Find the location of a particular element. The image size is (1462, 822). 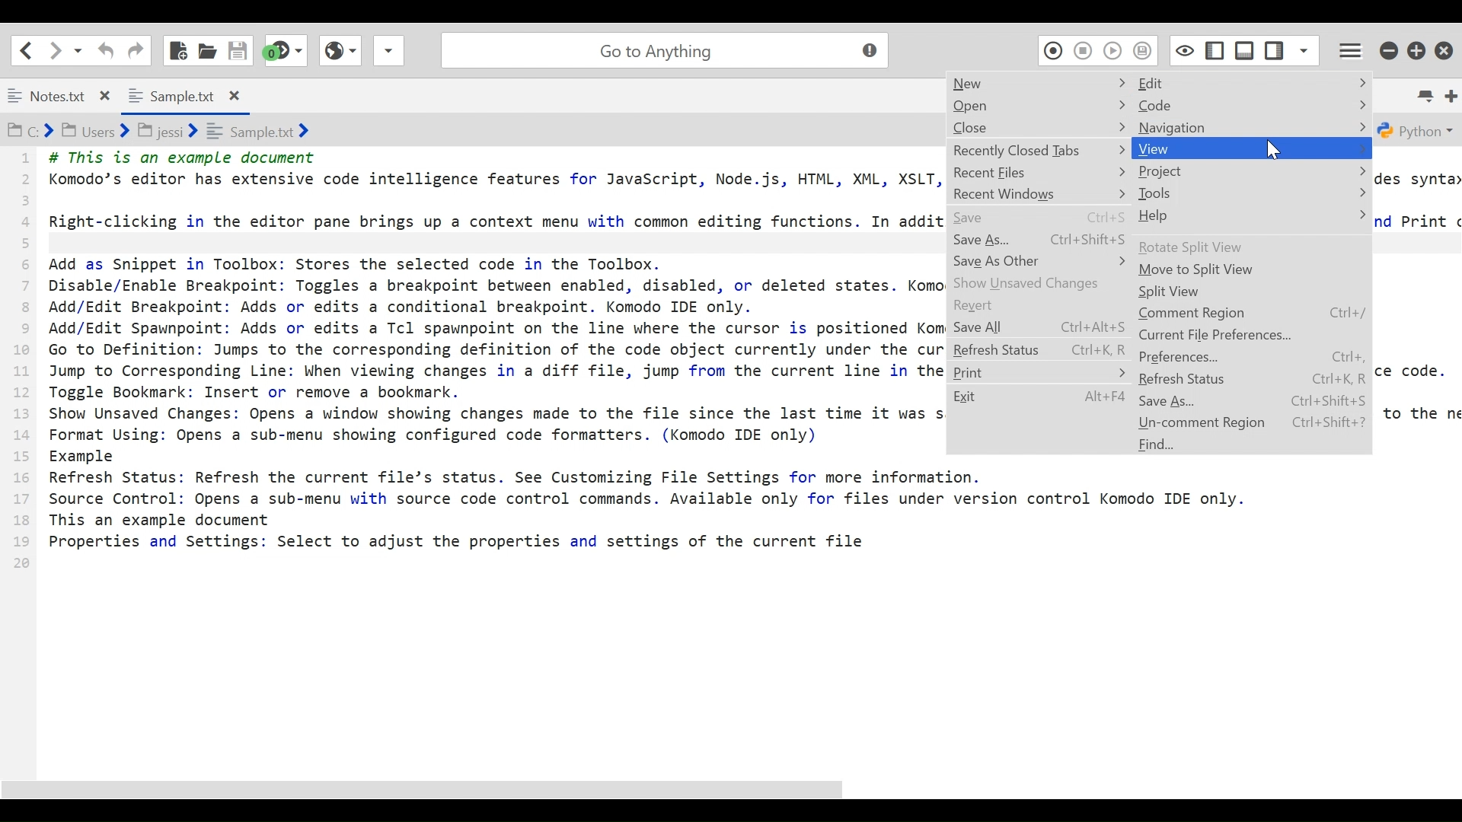

Comment Region Ctrl+/ is located at coordinates (1253, 314).